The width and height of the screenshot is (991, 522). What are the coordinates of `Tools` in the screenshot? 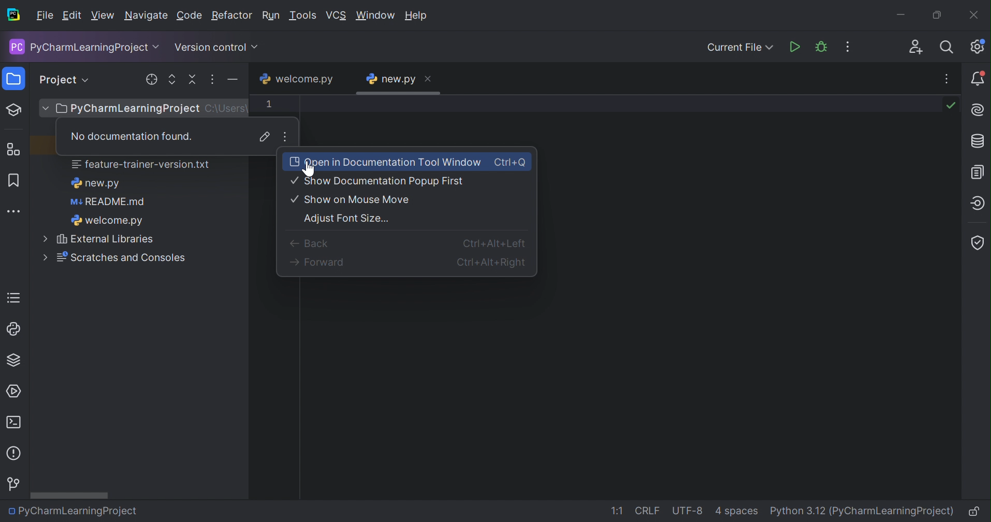 It's located at (303, 16).